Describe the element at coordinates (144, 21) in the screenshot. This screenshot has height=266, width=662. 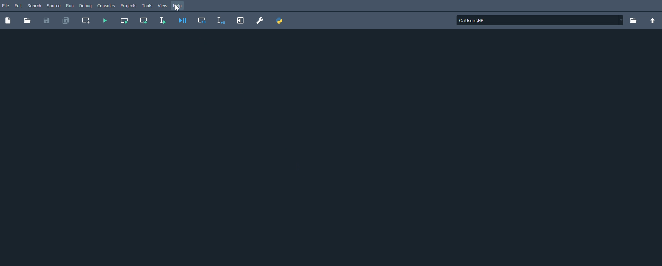
I see `Run current cell and go to the next one` at that location.